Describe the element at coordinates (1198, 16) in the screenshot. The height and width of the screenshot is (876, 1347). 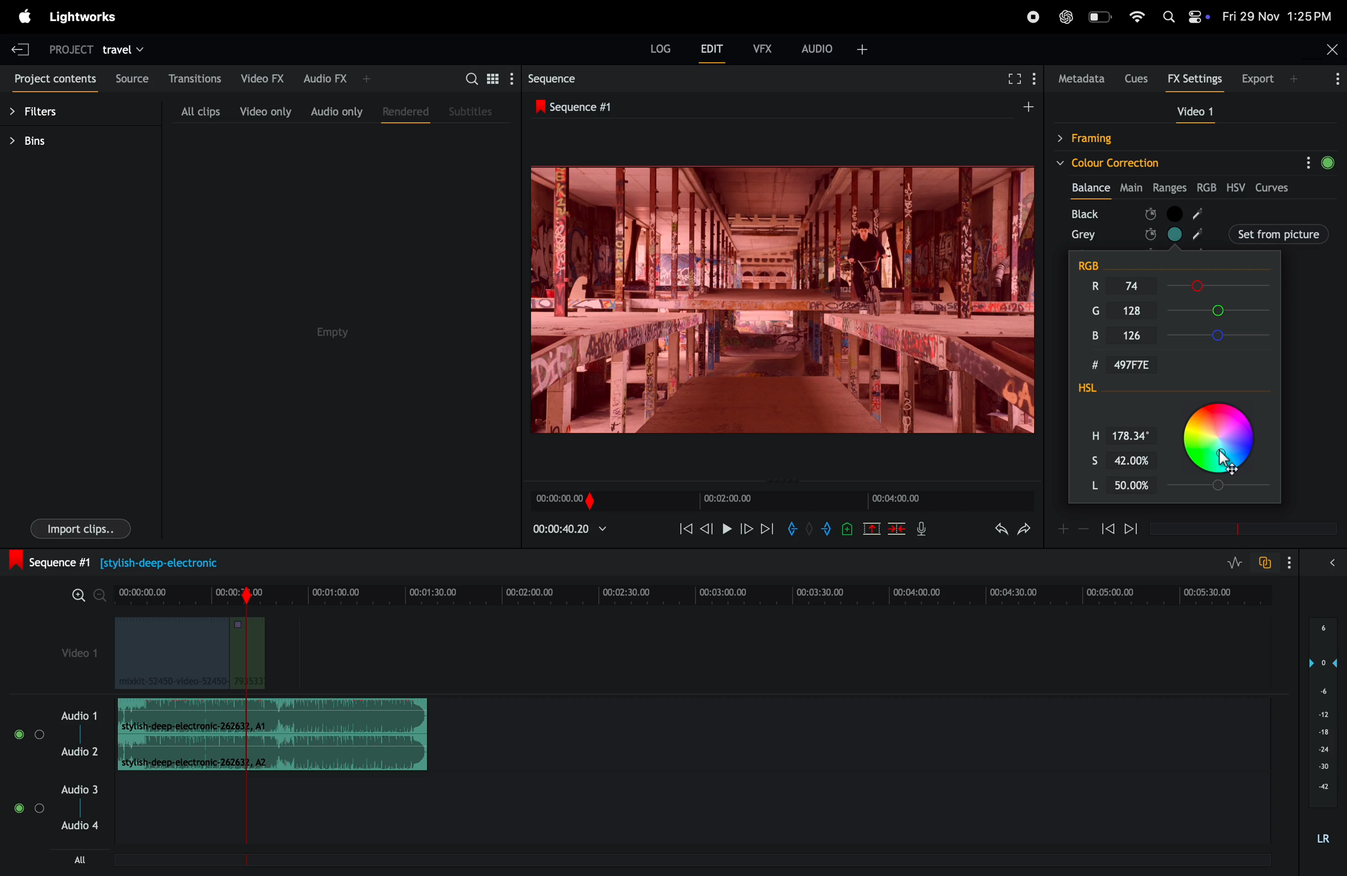
I see `control panel` at that location.